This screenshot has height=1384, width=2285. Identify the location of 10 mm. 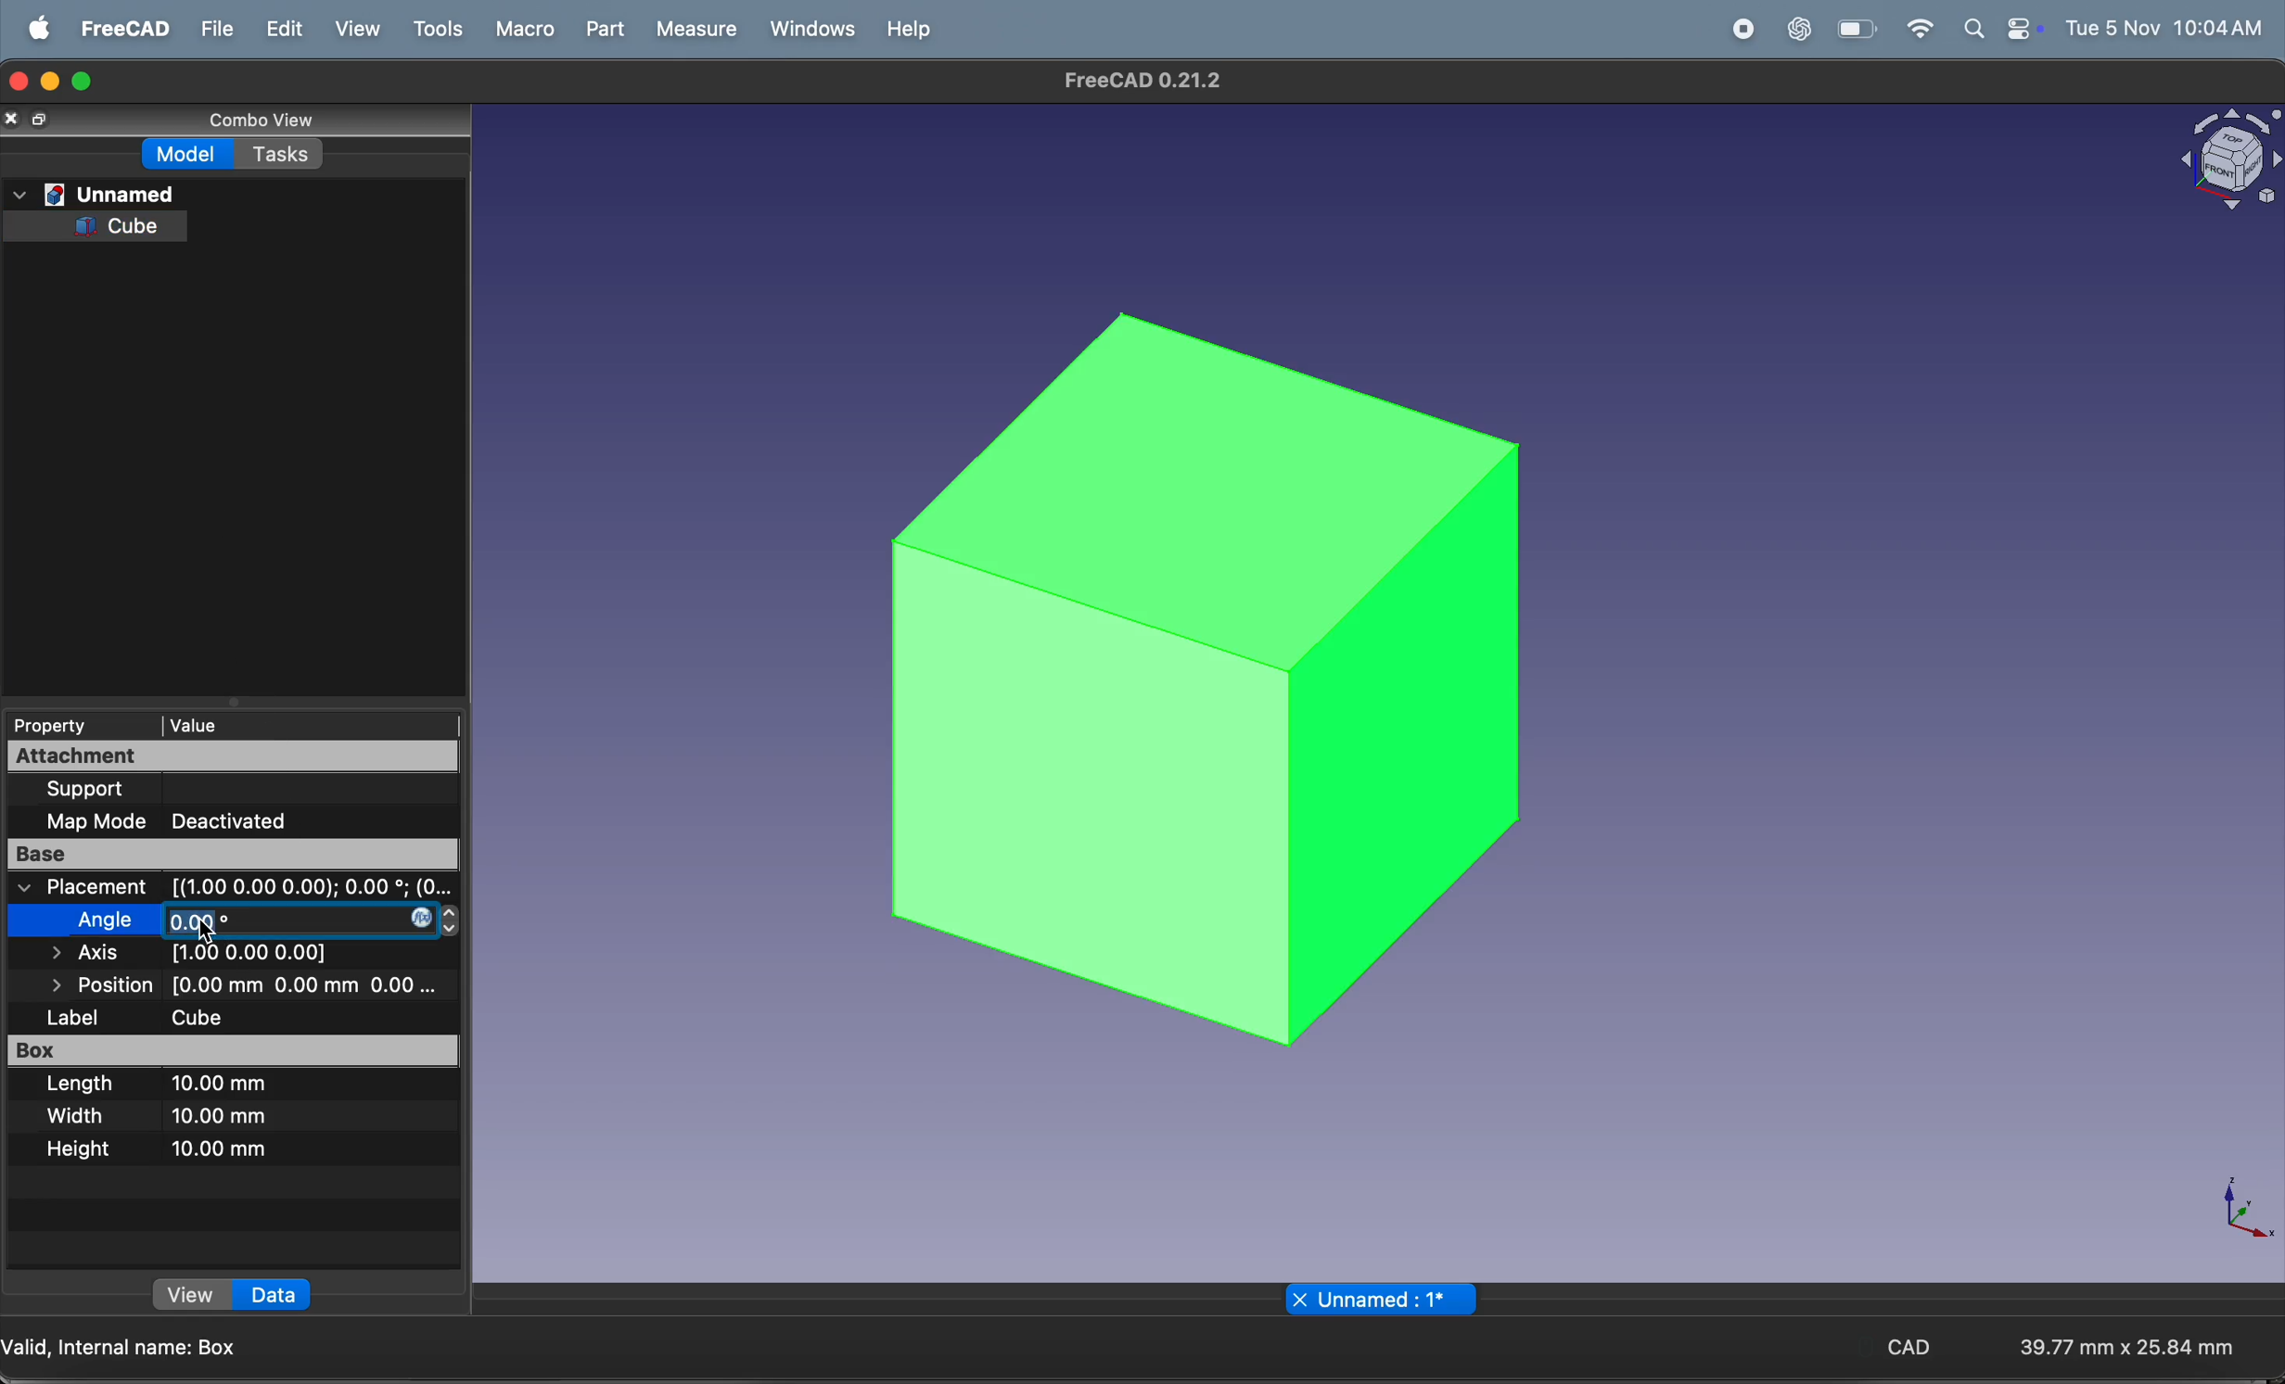
(226, 1086).